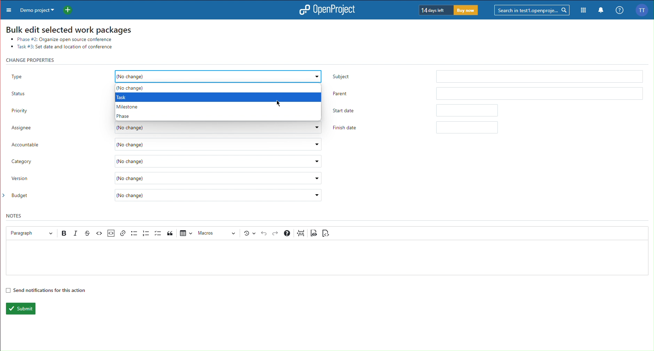 This screenshot has width=654, height=351. I want to click on (no change), so click(218, 76).